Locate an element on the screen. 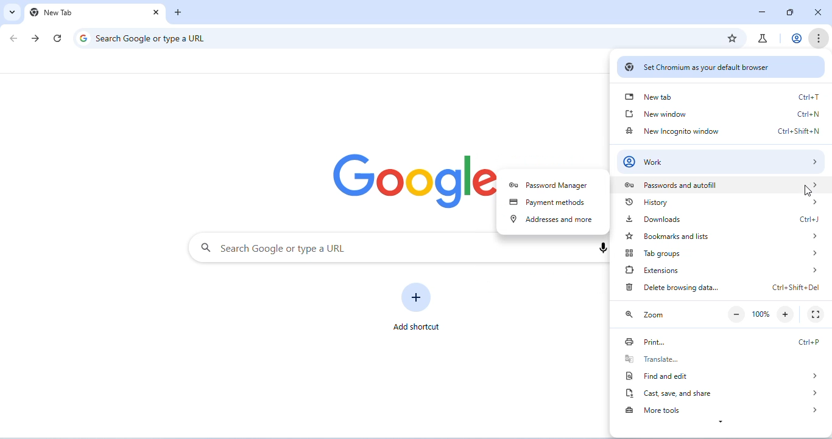 The height and width of the screenshot is (439, 832). refresh is located at coordinates (57, 38).